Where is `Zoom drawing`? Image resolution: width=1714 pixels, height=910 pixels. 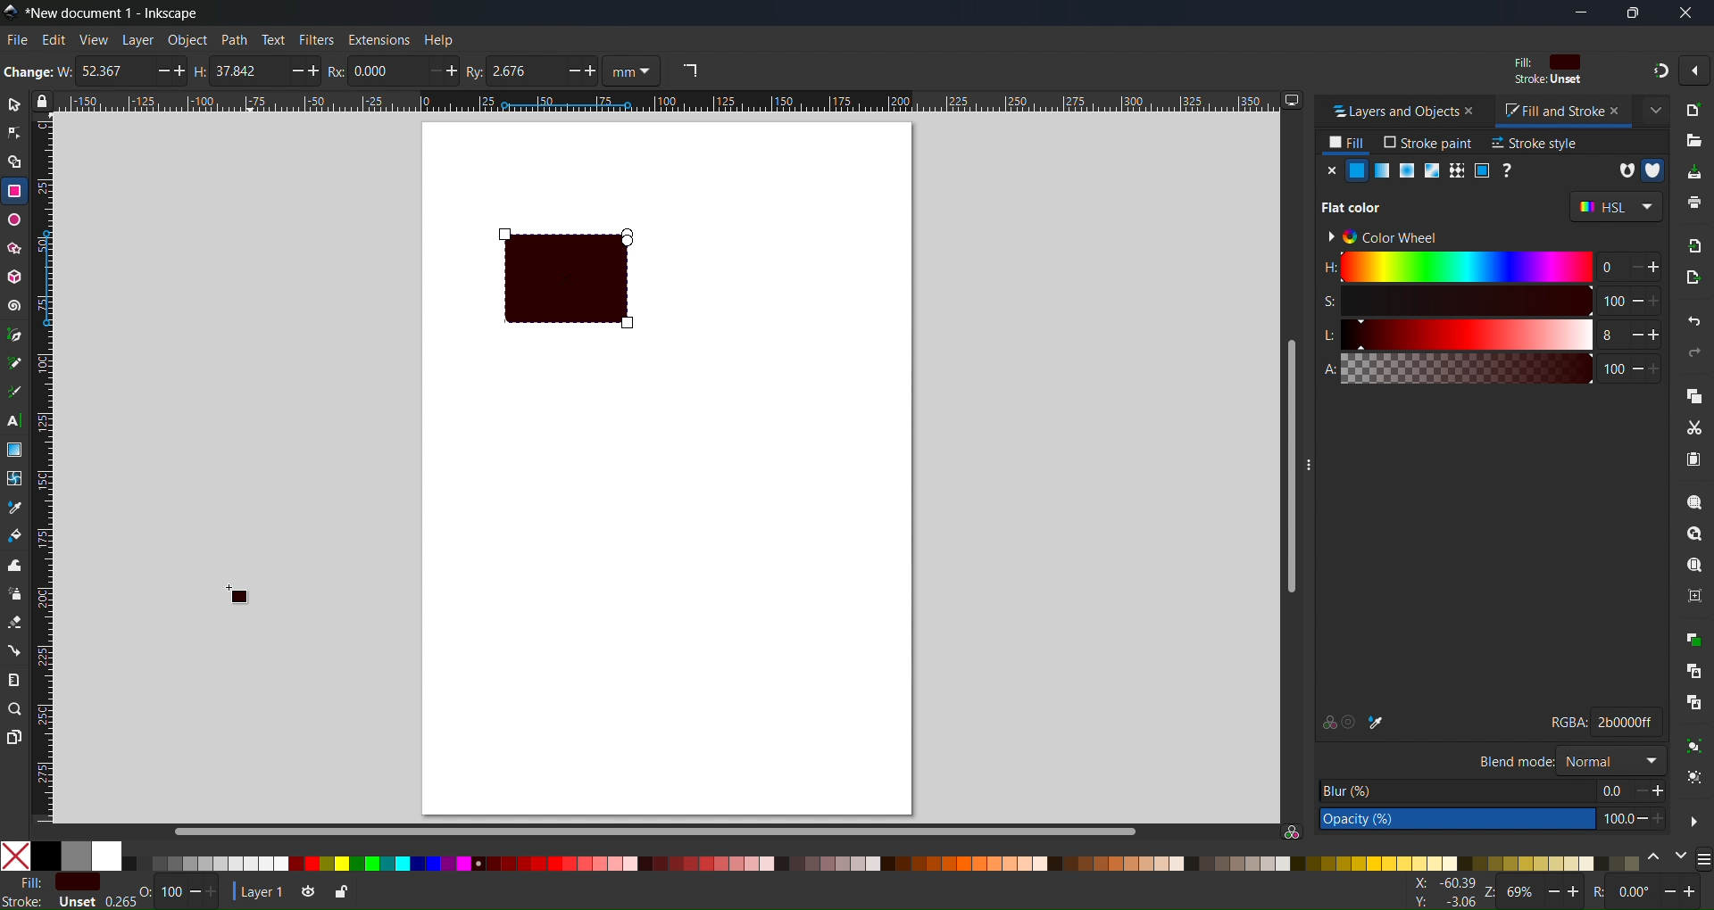 Zoom drawing is located at coordinates (1693, 534).